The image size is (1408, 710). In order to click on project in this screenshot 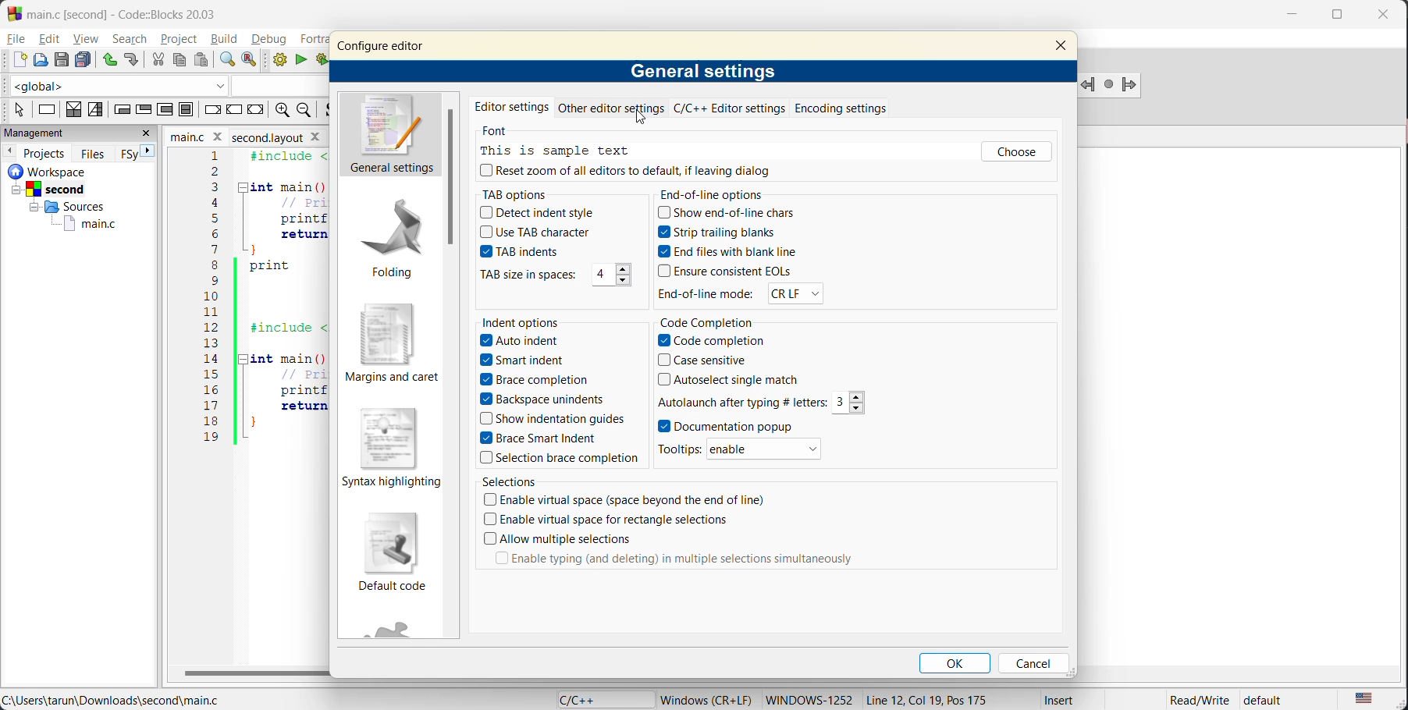, I will do `click(181, 41)`.